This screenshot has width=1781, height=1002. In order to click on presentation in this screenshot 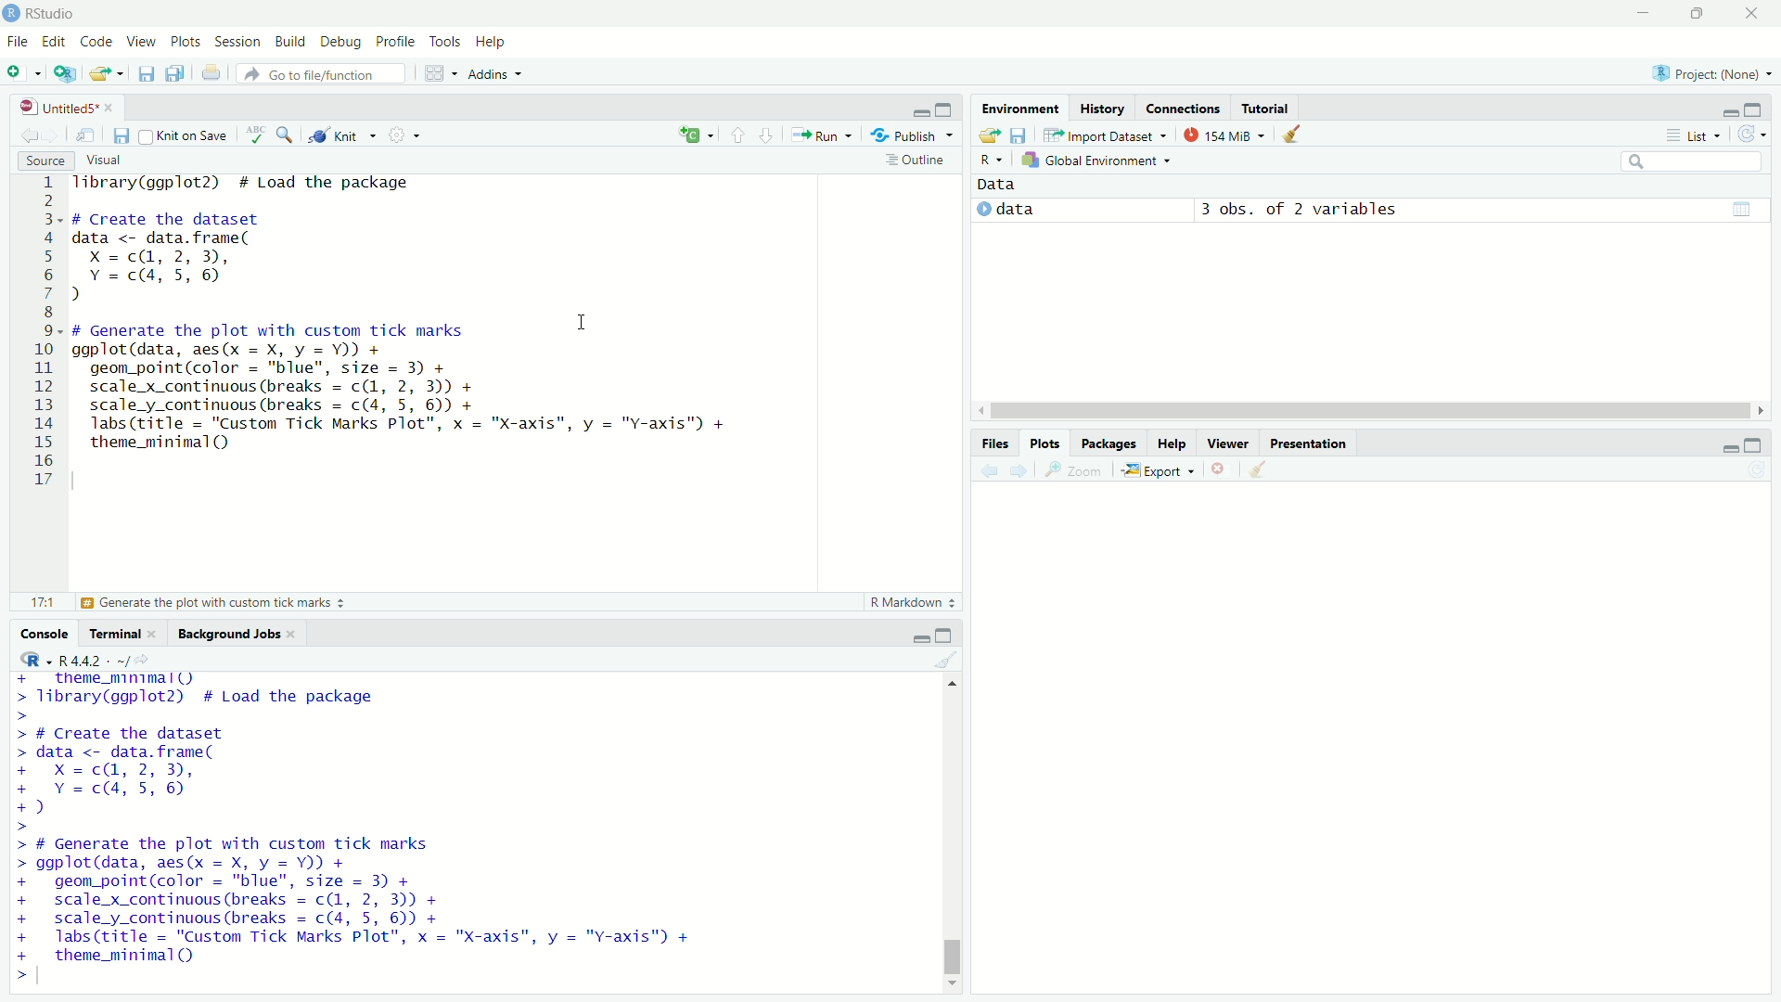, I will do `click(1308, 442)`.